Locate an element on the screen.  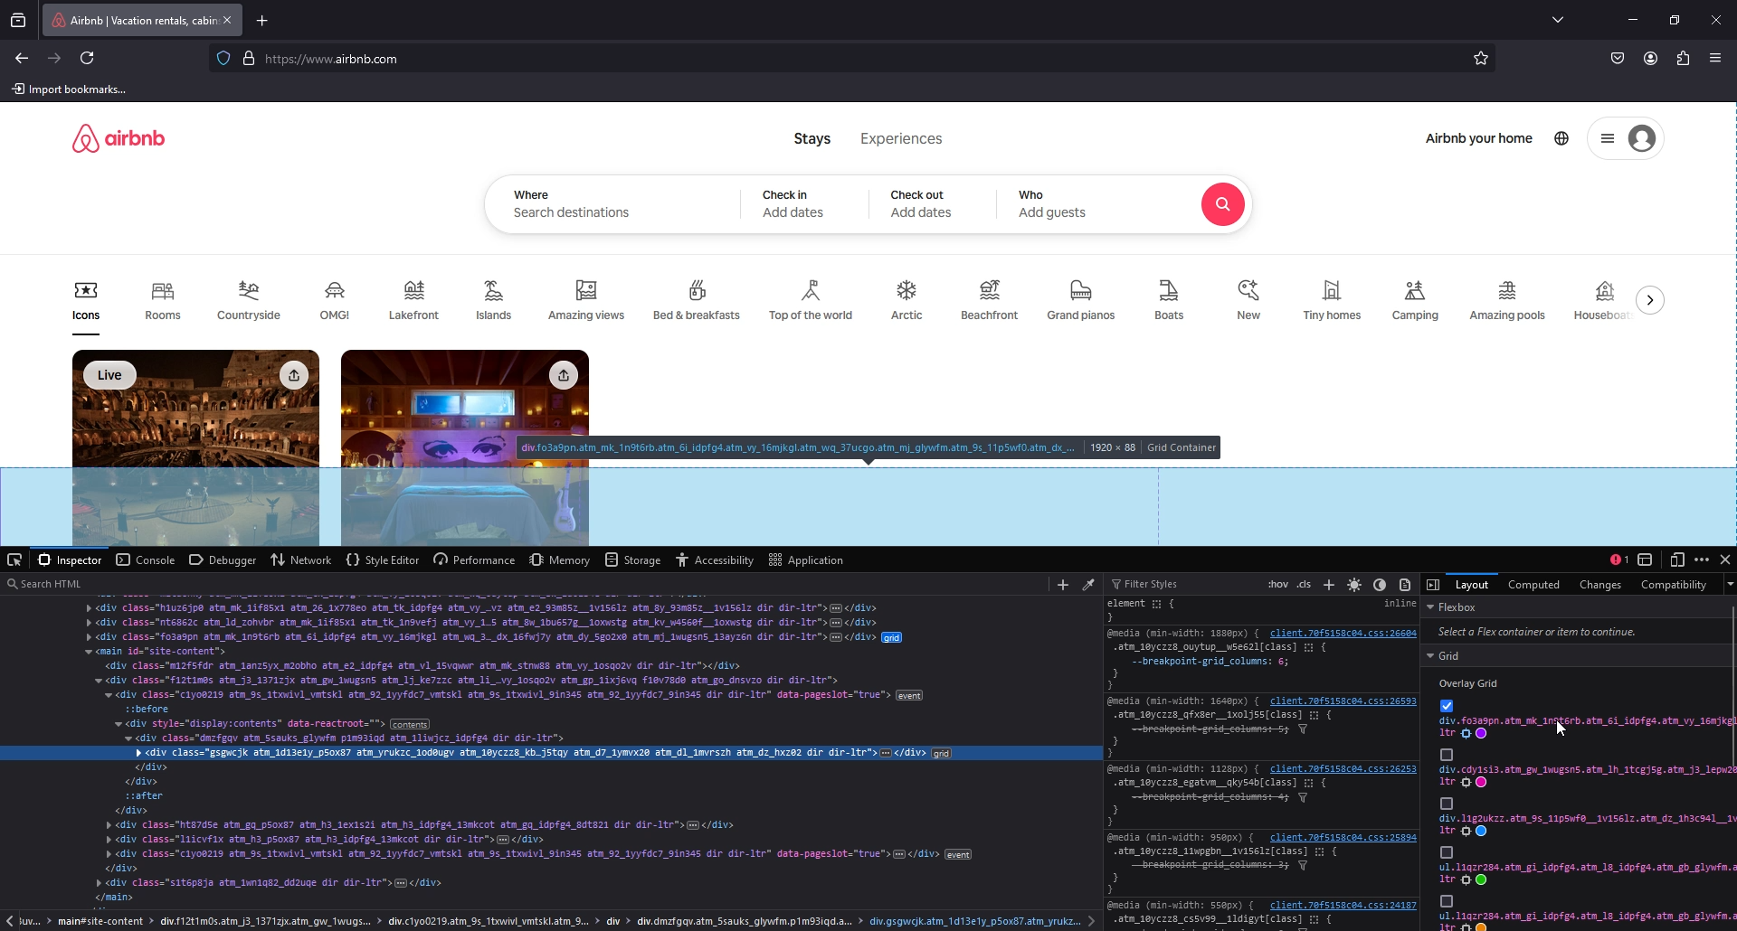
profile is located at coordinates (1650, 59).